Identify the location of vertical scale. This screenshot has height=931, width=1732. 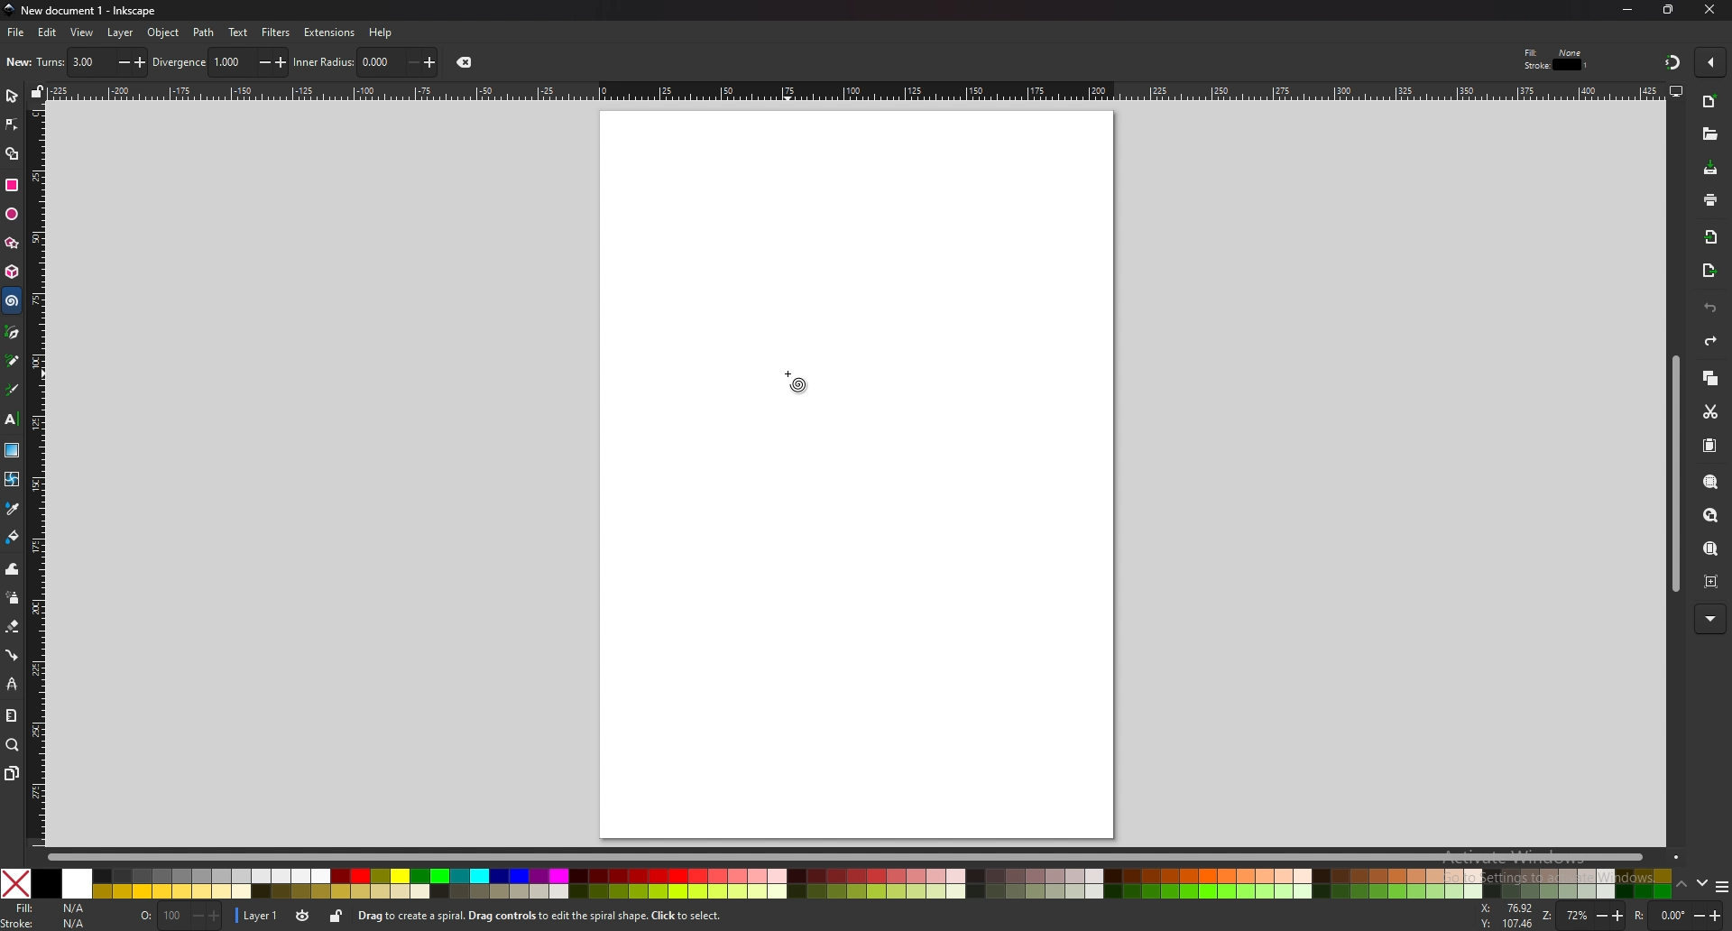
(36, 475).